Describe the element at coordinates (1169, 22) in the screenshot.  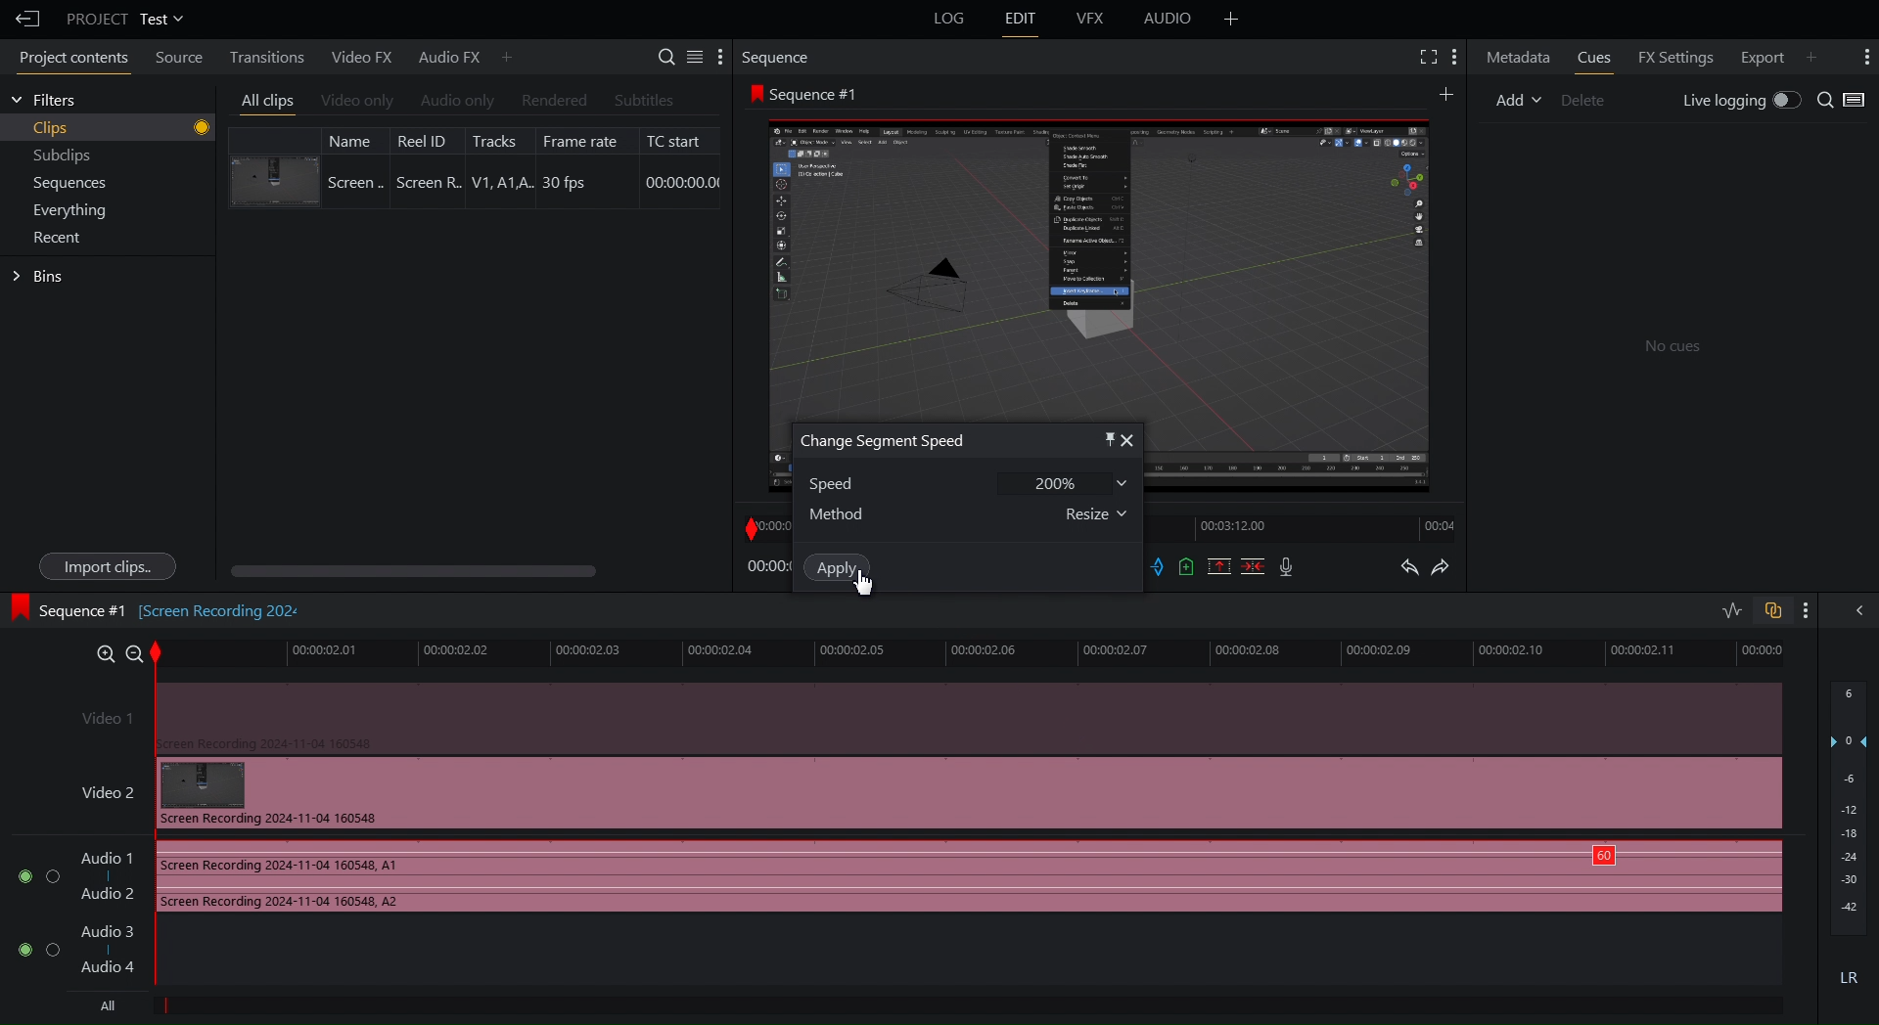
I see `Audio` at that location.